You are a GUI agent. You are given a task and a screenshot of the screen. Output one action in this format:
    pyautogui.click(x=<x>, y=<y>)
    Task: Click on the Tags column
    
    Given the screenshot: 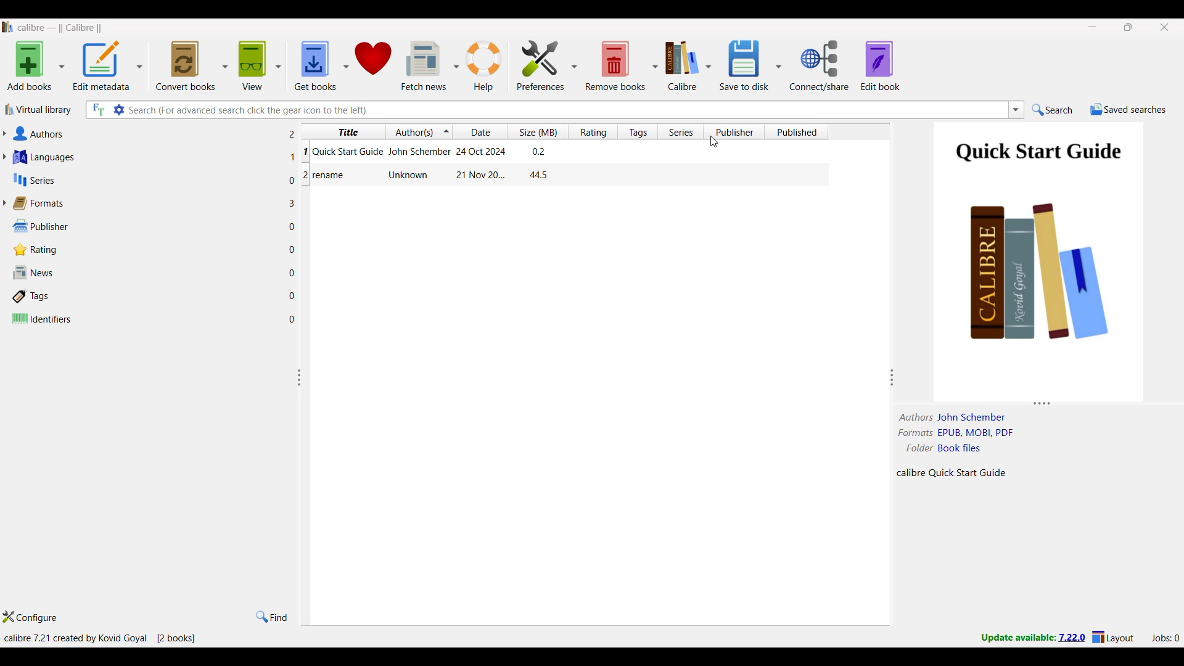 What is the action you would take?
    pyautogui.click(x=638, y=131)
    